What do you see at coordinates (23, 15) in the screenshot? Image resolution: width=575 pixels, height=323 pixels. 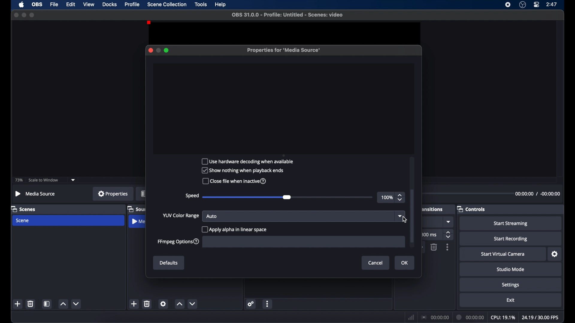 I see `minimize` at bounding box center [23, 15].